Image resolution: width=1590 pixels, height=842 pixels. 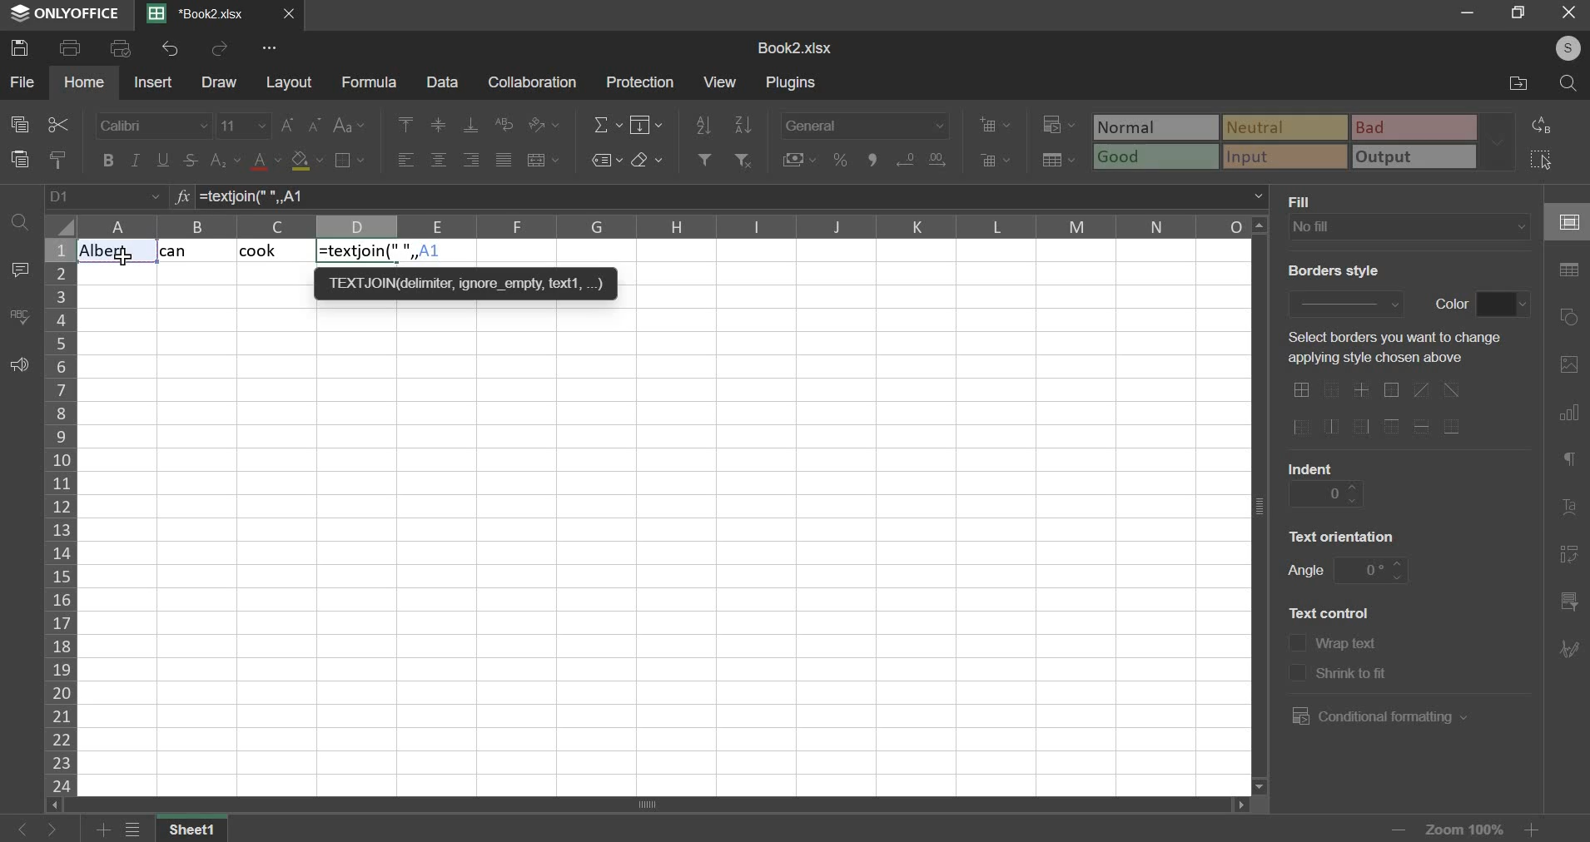 What do you see at coordinates (534, 83) in the screenshot?
I see `collaboration` at bounding box center [534, 83].